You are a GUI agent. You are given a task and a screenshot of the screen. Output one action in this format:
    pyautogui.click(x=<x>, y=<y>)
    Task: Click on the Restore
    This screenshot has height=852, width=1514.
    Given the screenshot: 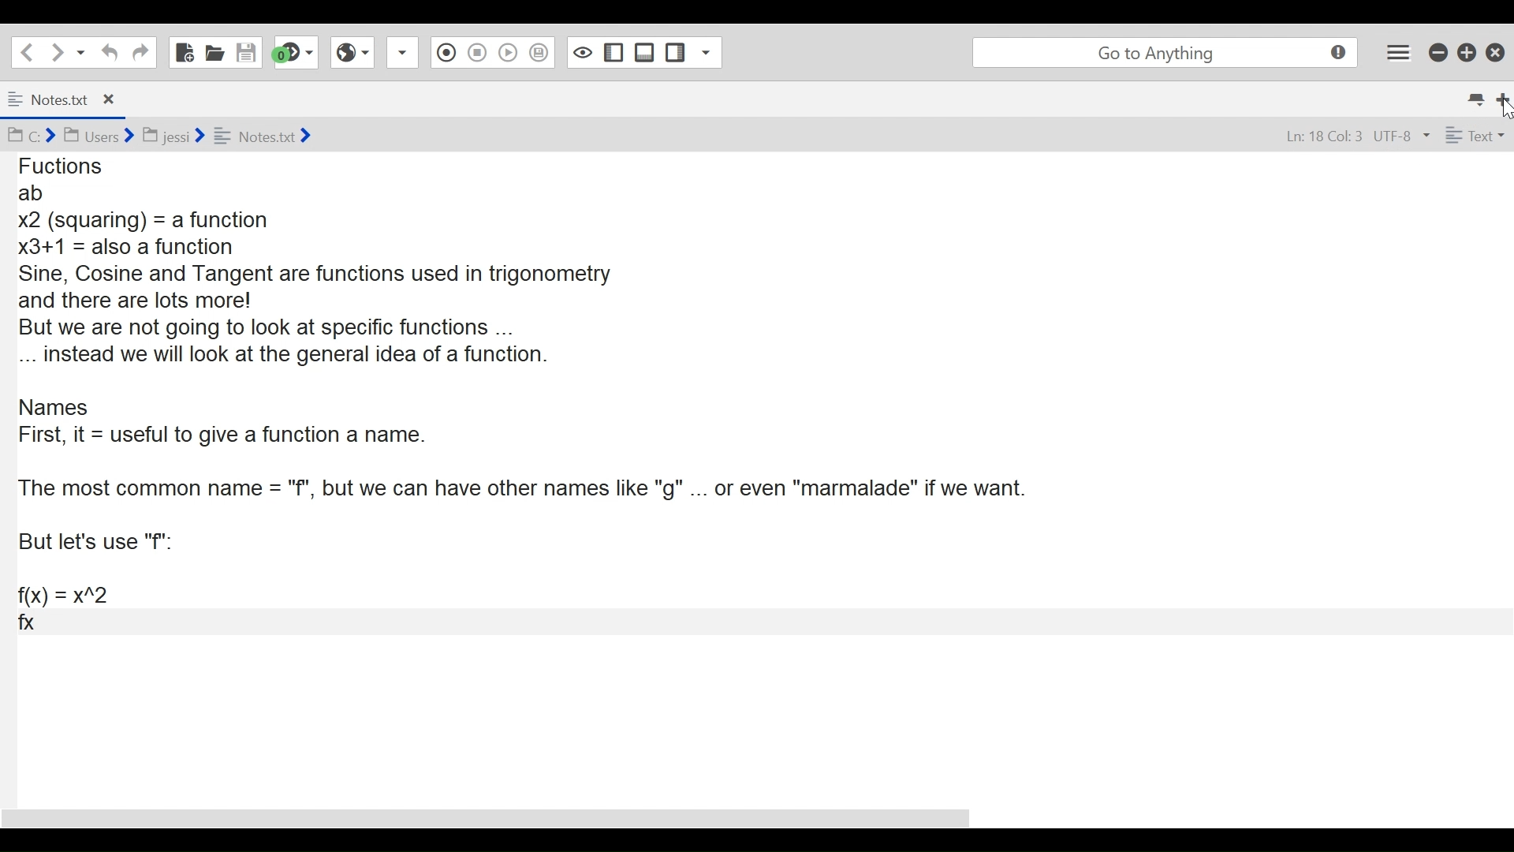 What is the action you would take?
    pyautogui.click(x=1465, y=52)
    